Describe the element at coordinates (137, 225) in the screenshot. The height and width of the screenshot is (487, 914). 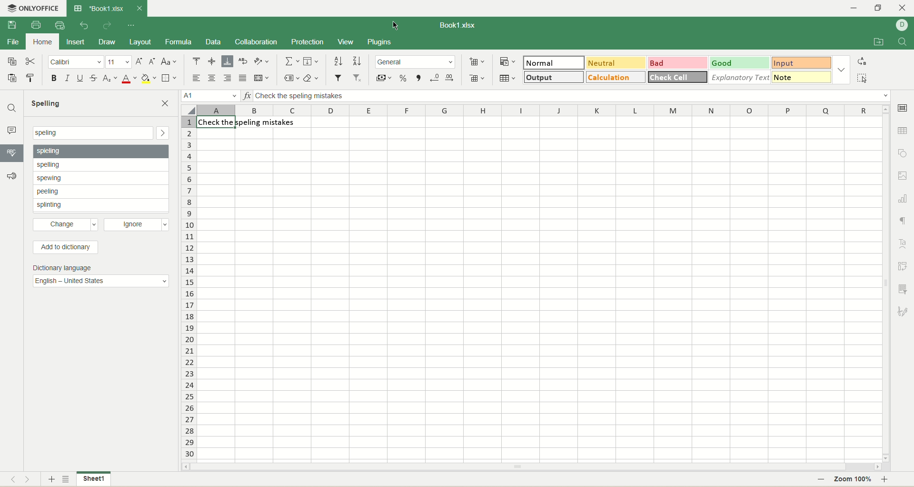
I see `ignore` at that location.